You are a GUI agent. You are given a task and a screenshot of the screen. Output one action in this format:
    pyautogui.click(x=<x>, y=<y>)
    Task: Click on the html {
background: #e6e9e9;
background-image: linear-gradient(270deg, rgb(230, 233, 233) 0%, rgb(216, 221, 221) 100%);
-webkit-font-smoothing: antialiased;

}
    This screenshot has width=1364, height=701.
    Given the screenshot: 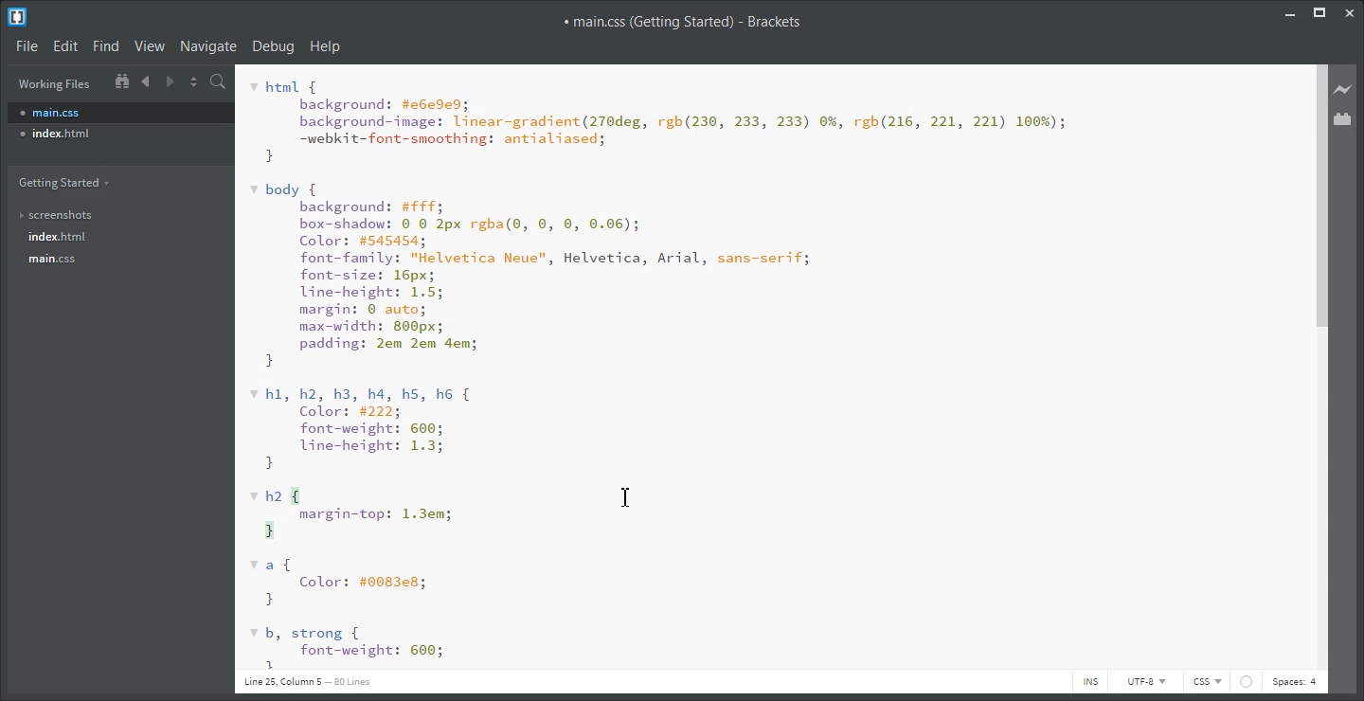 What is the action you would take?
    pyautogui.click(x=660, y=122)
    